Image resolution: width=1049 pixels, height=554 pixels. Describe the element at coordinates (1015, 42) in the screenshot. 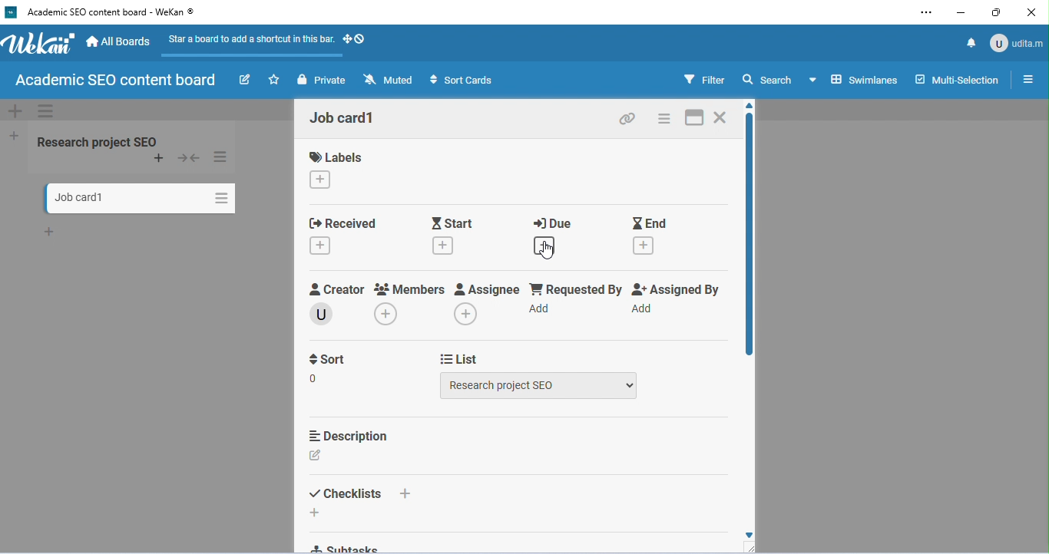

I see `admin: udita m` at that location.